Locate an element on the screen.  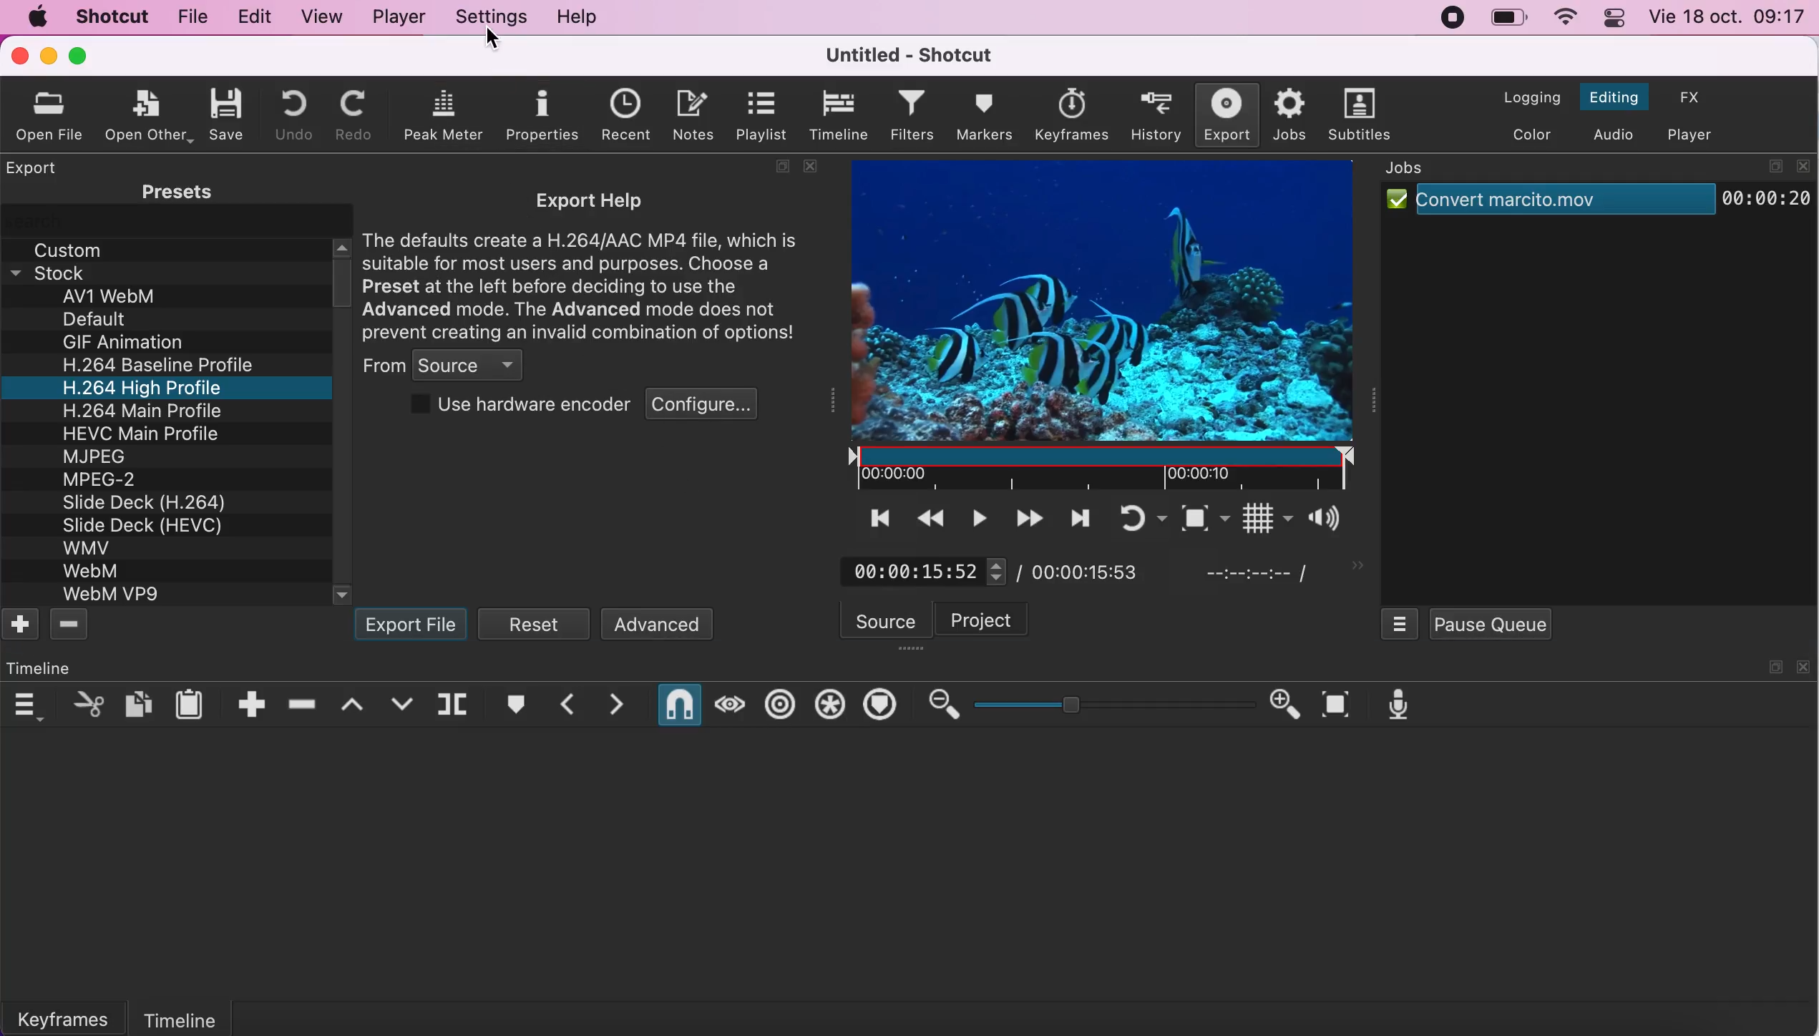
current position is located at coordinates (920, 570).